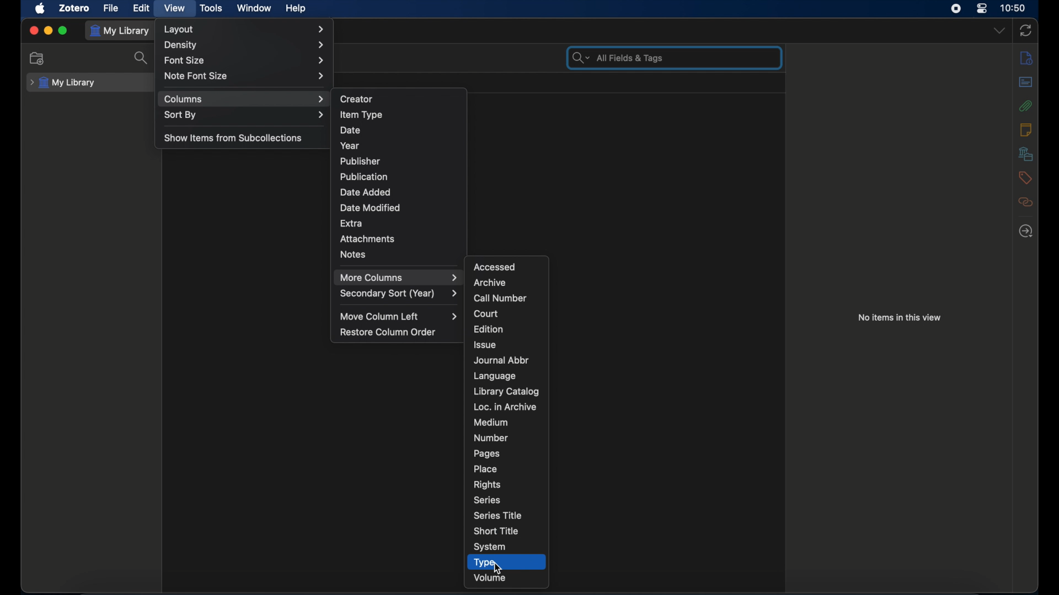 This screenshot has height=595, width=1059. I want to click on search, so click(142, 58).